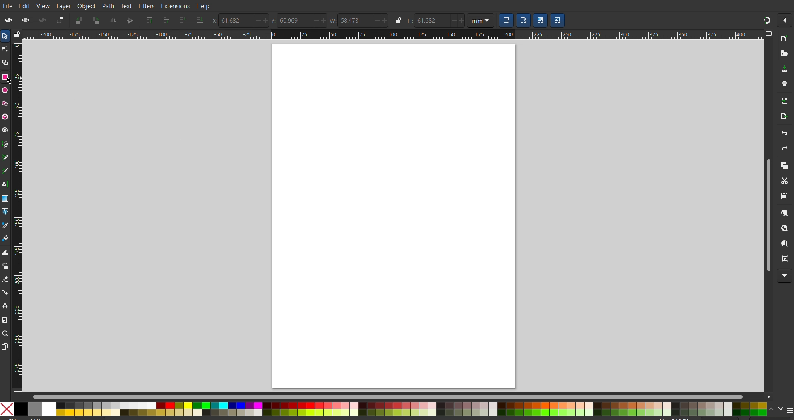 The height and width of the screenshot is (420, 794). What do you see at coordinates (505, 21) in the screenshot?
I see `Scaling Option 1` at bounding box center [505, 21].